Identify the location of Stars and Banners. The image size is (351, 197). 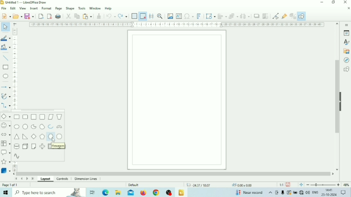
(6, 162).